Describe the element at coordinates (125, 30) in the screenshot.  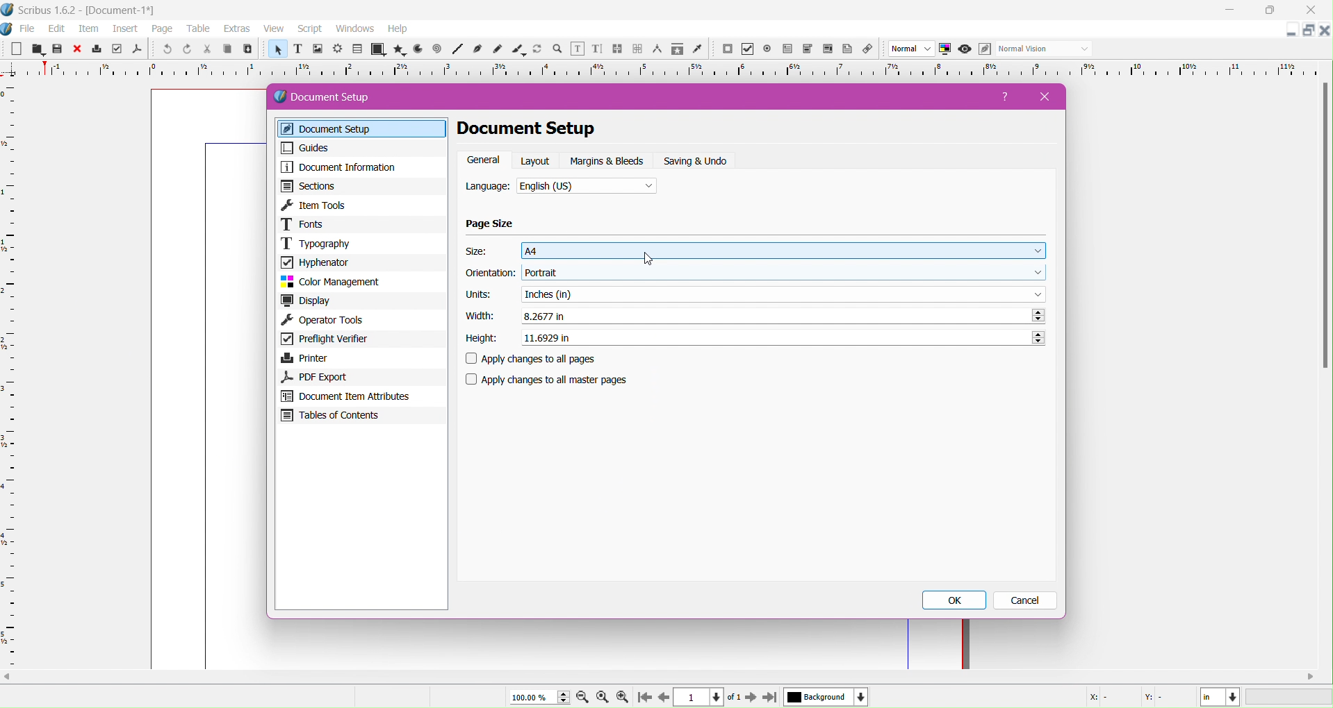
I see `insert menu` at that location.